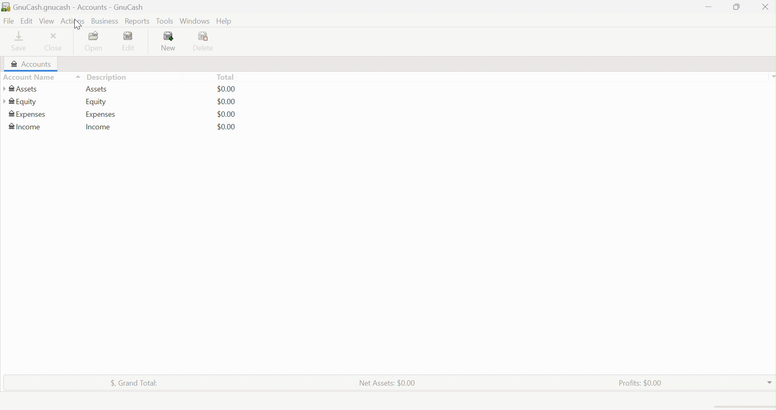 The image size is (776, 410). I want to click on New, so click(169, 41).